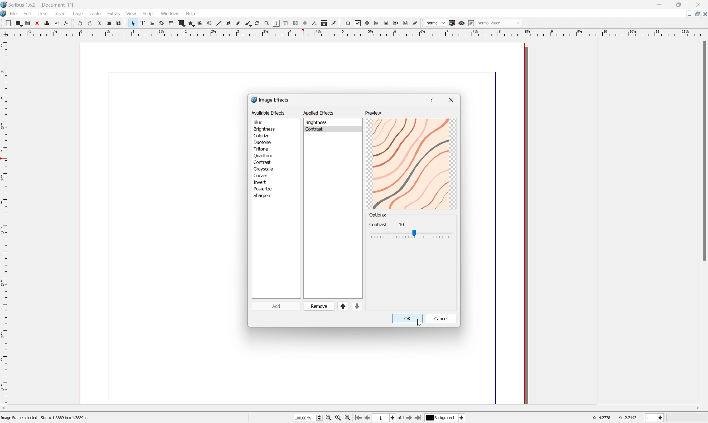 The image size is (708, 423). Describe the element at coordinates (359, 418) in the screenshot. I see `First Page` at that location.